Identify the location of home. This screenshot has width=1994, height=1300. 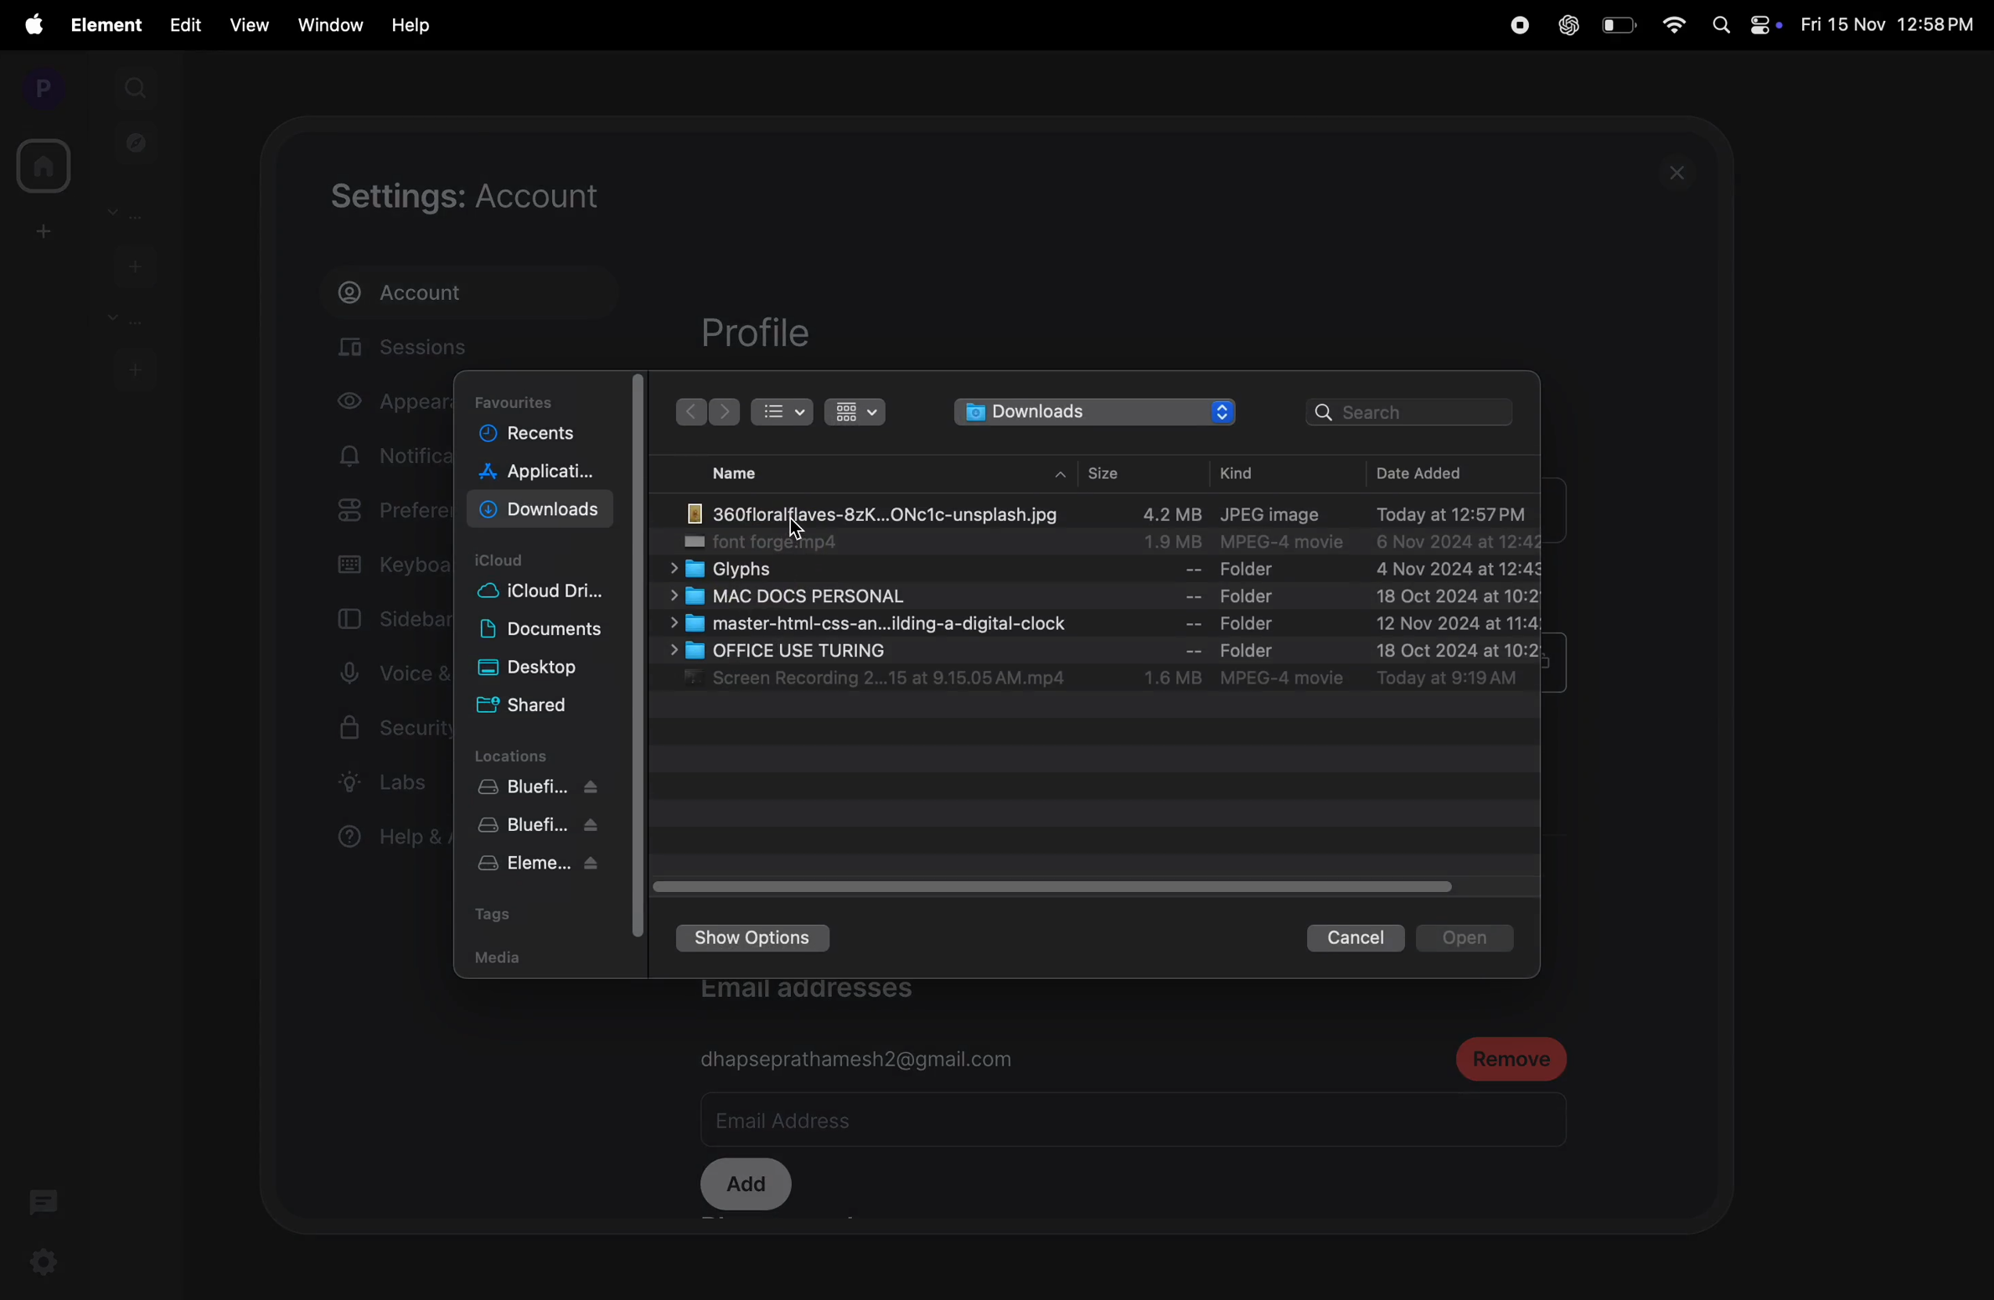
(40, 166).